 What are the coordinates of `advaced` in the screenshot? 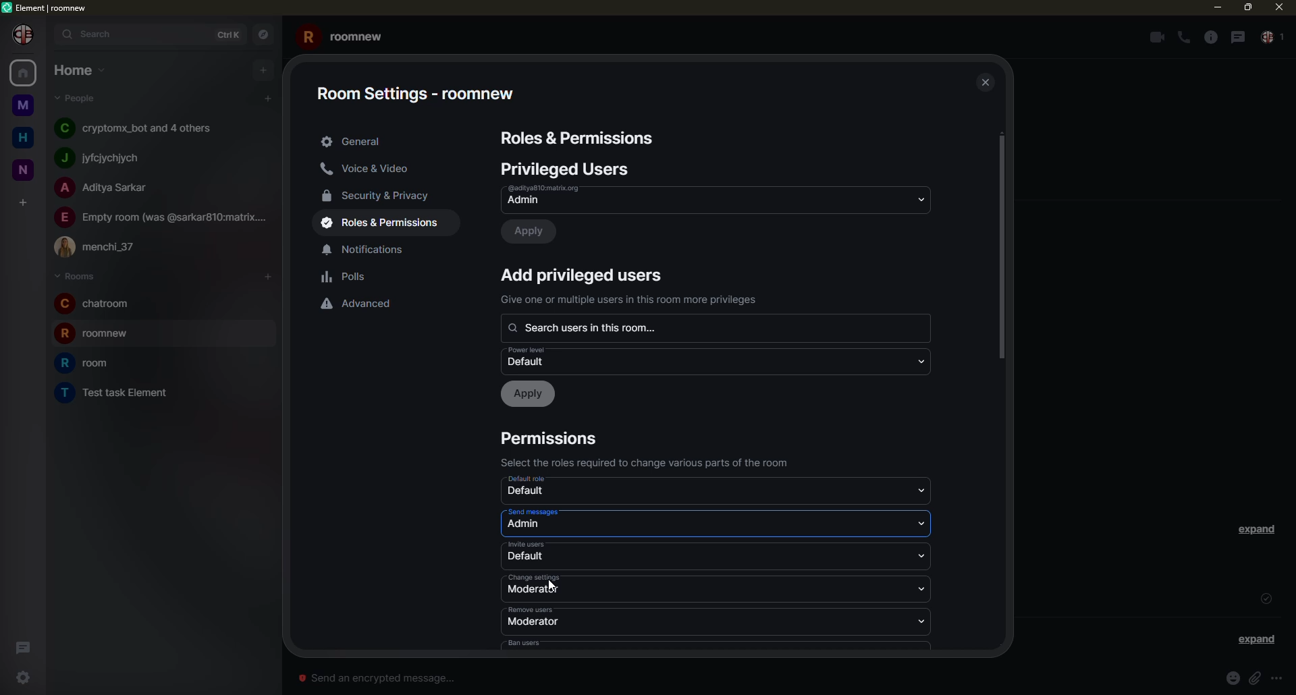 It's located at (361, 303).